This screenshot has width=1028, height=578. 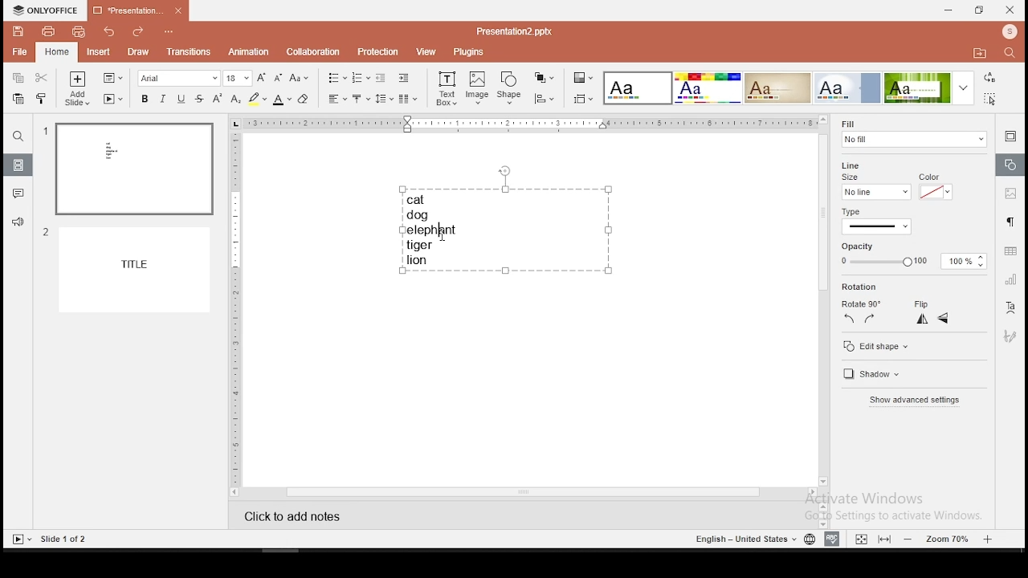 What do you see at coordinates (1010, 166) in the screenshot?
I see `shape settings` at bounding box center [1010, 166].